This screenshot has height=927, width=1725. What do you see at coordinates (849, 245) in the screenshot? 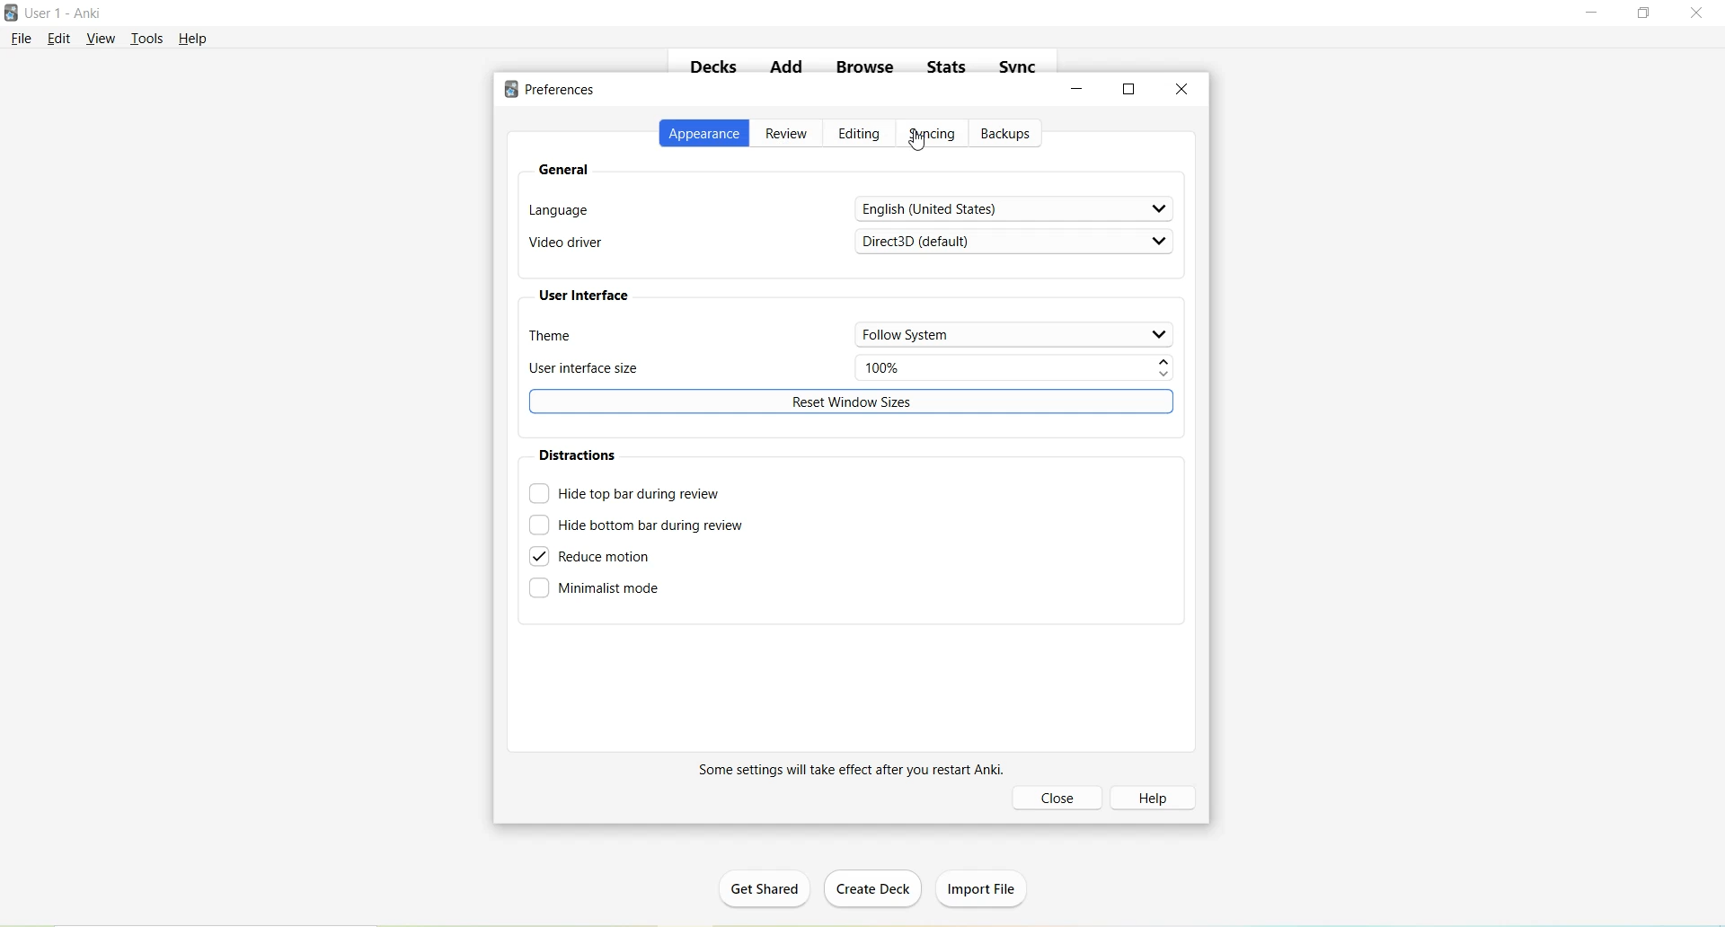
I see `Video driver` at bounding box center [849, 245].